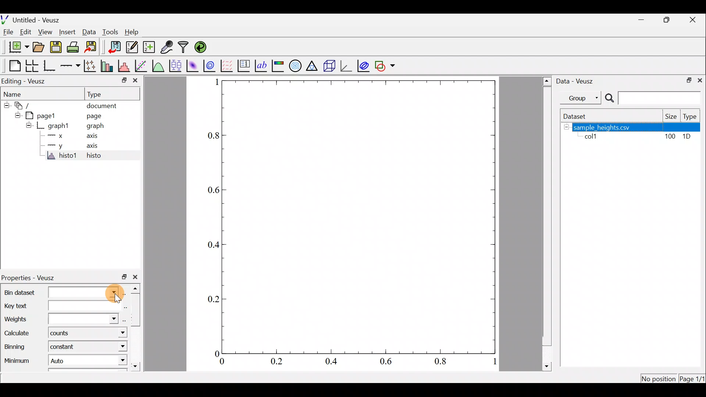 The width and height of the screenshot is (706, 397). I want to click on close, so click(701, 80).